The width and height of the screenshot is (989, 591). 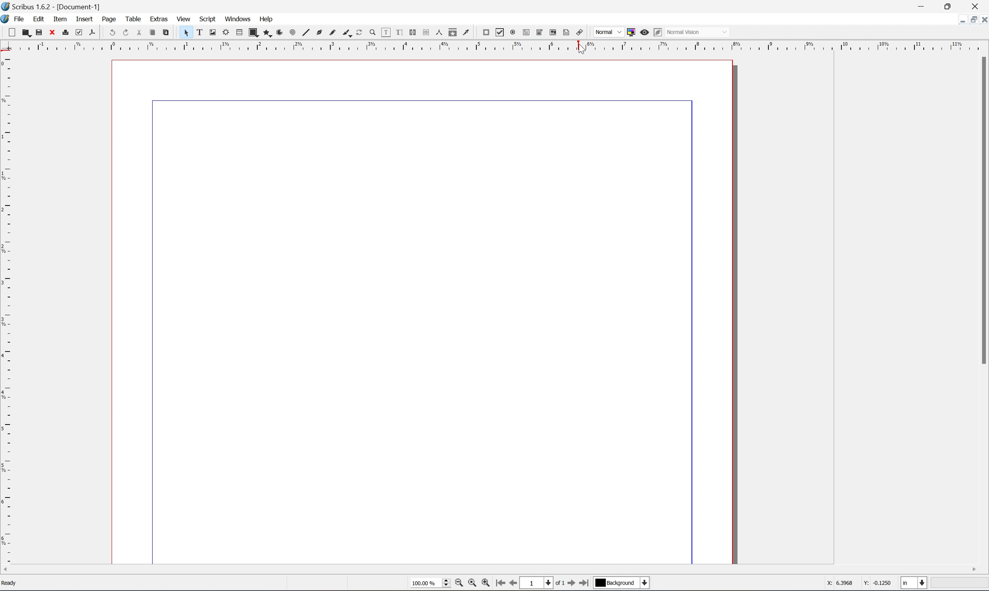 What do you see at coordinates (914, 583) in the screenshot?
I see `select current unit` at bounding box center [914, 583].